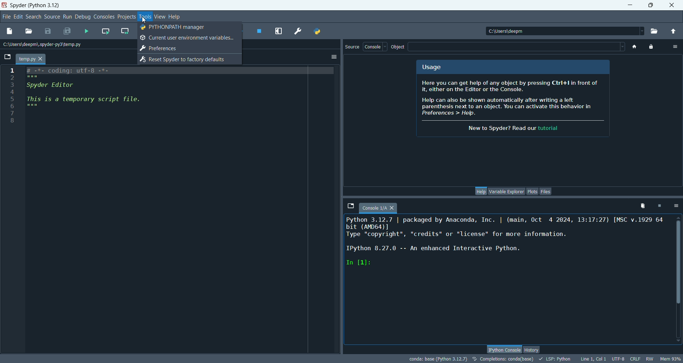  Describe the element at coordinates (174, 17) in the screenshot. I see `help` at that location.